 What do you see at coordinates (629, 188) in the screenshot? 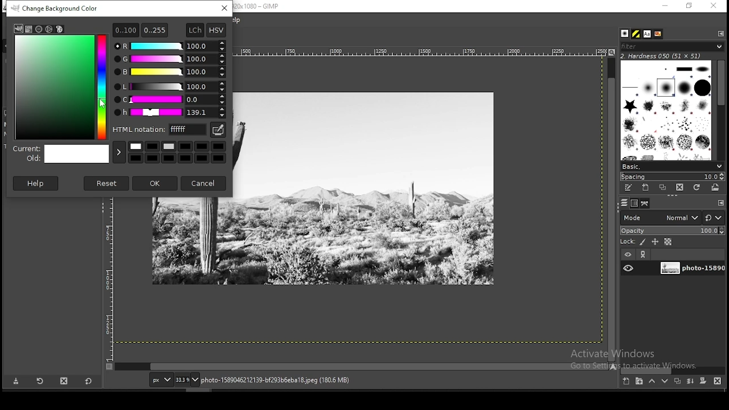
I see `edit brush` at bounding box center [629, 188].